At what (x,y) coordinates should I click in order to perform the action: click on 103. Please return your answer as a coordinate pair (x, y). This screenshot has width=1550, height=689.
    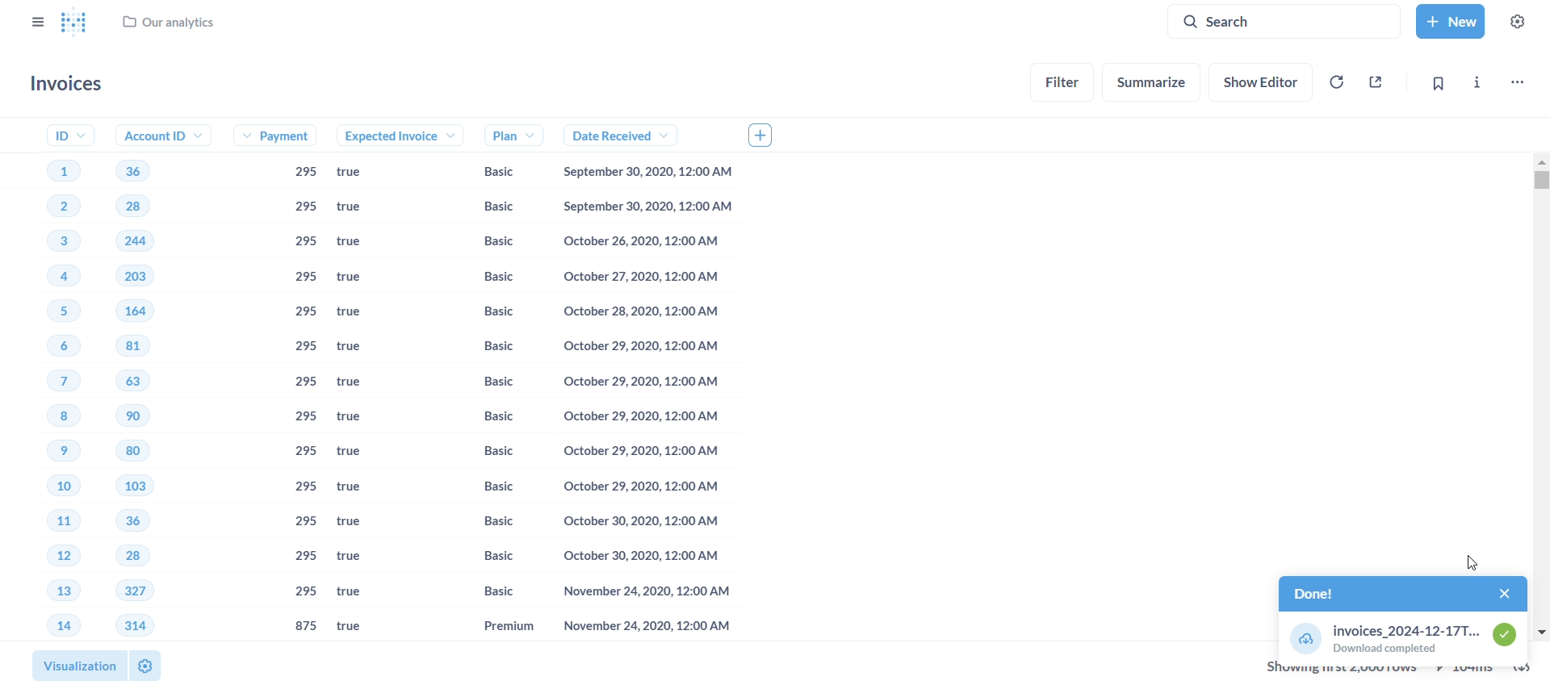
    Looking at the image, I should click on (138, 486).